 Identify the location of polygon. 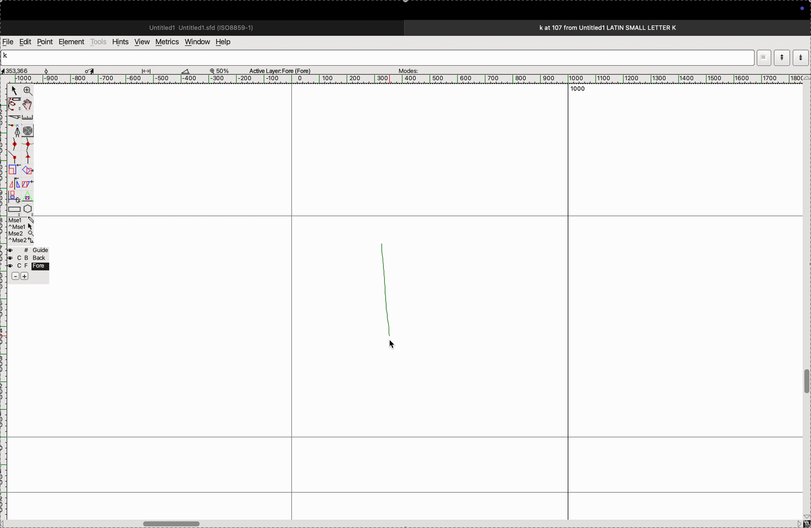
(28, 209).